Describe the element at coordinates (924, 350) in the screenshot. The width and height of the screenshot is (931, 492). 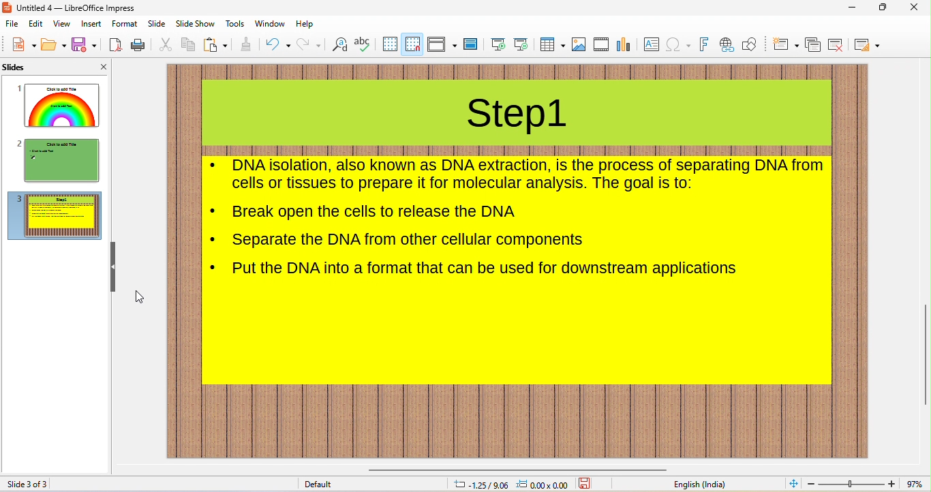
I see `vertical scroll` at that location.